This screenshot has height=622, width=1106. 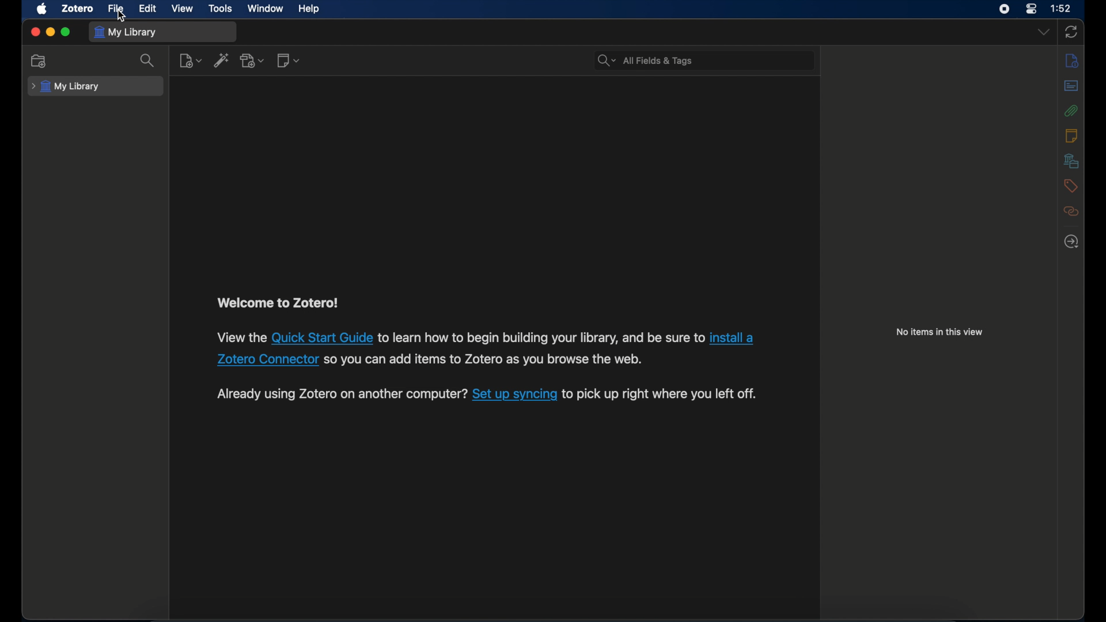 I want to click on cursor, so click(x=123, y=18).